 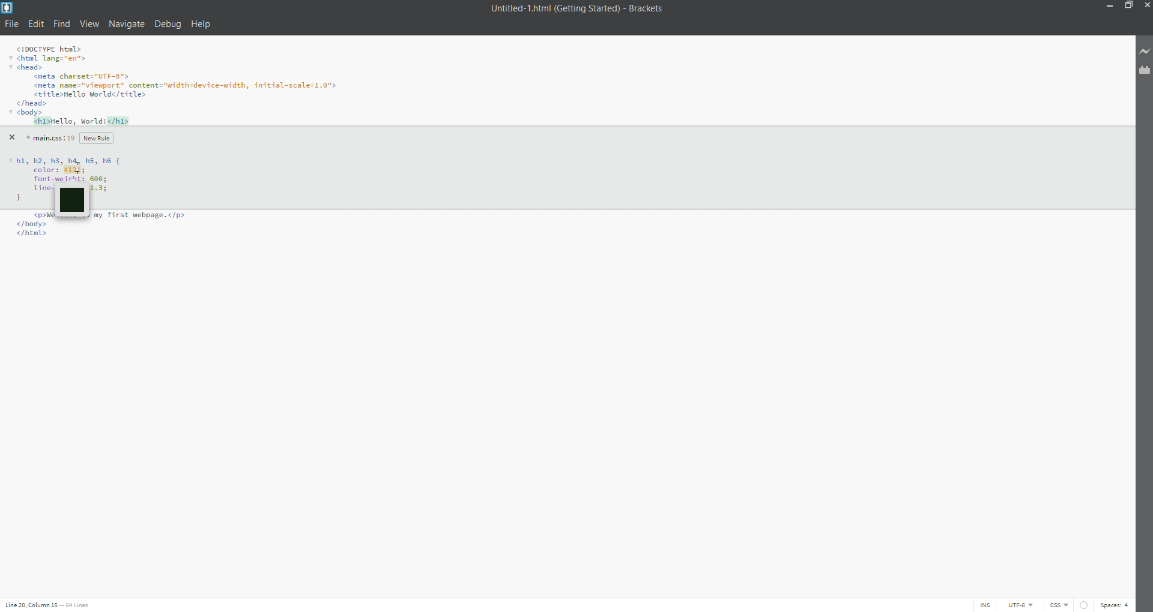 I want to click on Code, so click(x=71, y=168).